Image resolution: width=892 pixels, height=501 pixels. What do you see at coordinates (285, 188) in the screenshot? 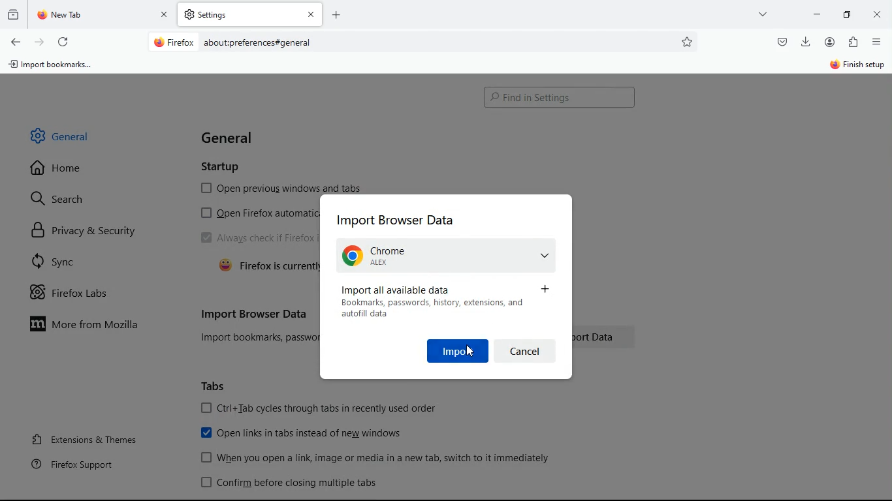
I see `open previous windows and tabs` at bounding box center [285, 188].